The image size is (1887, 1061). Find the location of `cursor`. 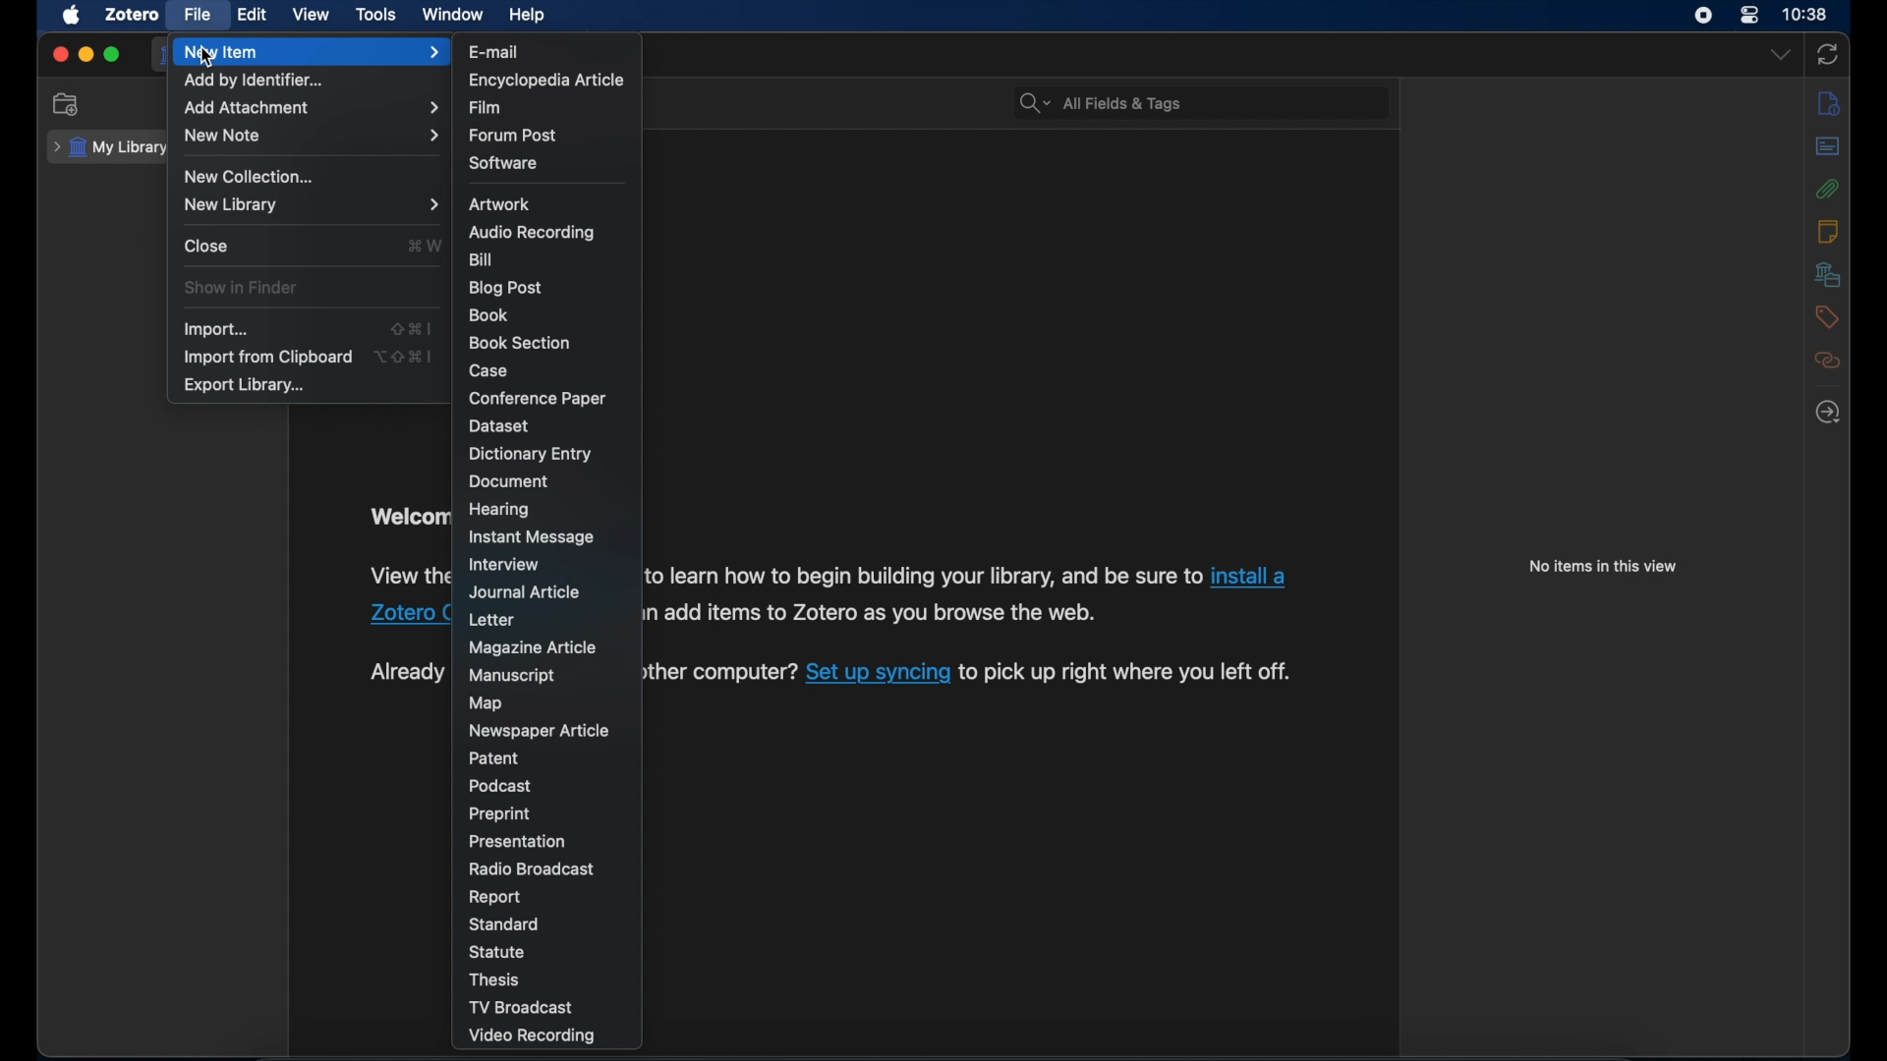

cursor is located at coordinates (210, 54).